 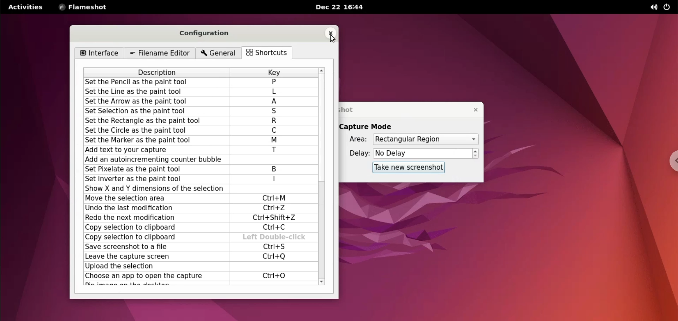 I want to click on copy selection to clipboard , so click(x=154, y=229).